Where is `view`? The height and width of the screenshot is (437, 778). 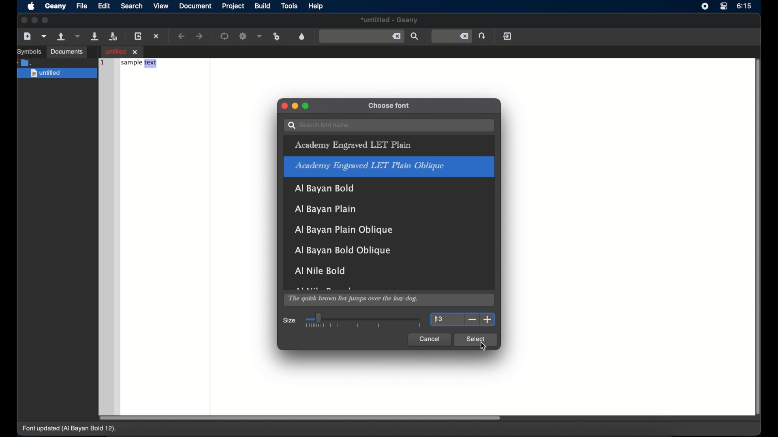 view is located at coordinates (160, 6).